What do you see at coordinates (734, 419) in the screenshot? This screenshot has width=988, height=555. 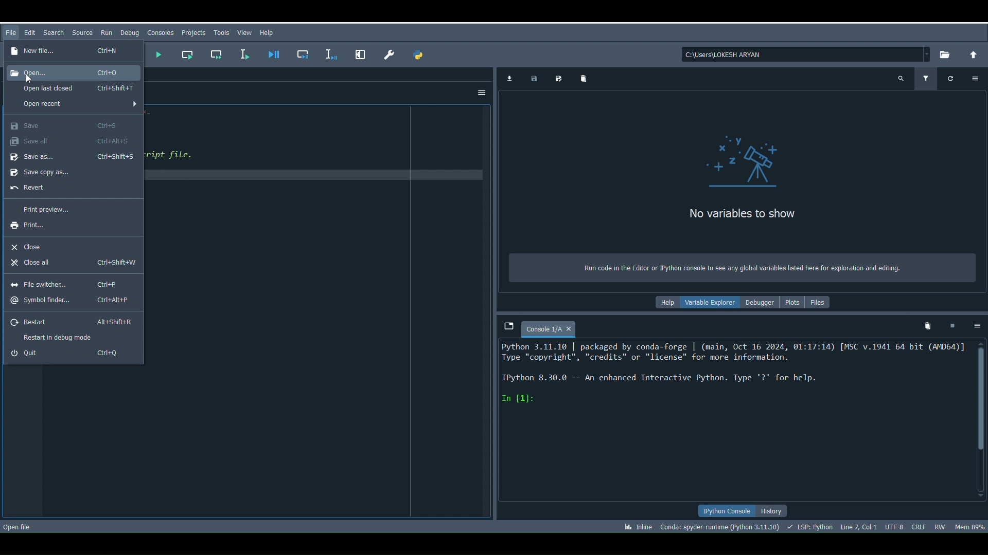 I see `Console editor` at bounding box center [734, 419].